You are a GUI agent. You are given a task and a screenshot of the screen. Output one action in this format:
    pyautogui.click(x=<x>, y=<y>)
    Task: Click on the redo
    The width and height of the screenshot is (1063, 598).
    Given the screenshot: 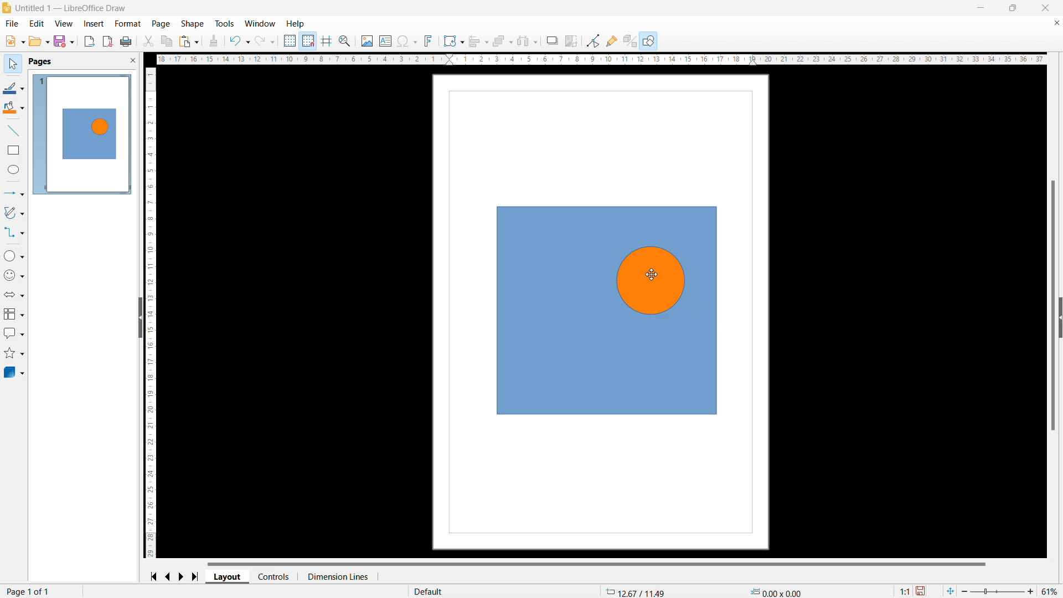 What is the action you would take?
    pyautogui.click(x=264, y=40)
    